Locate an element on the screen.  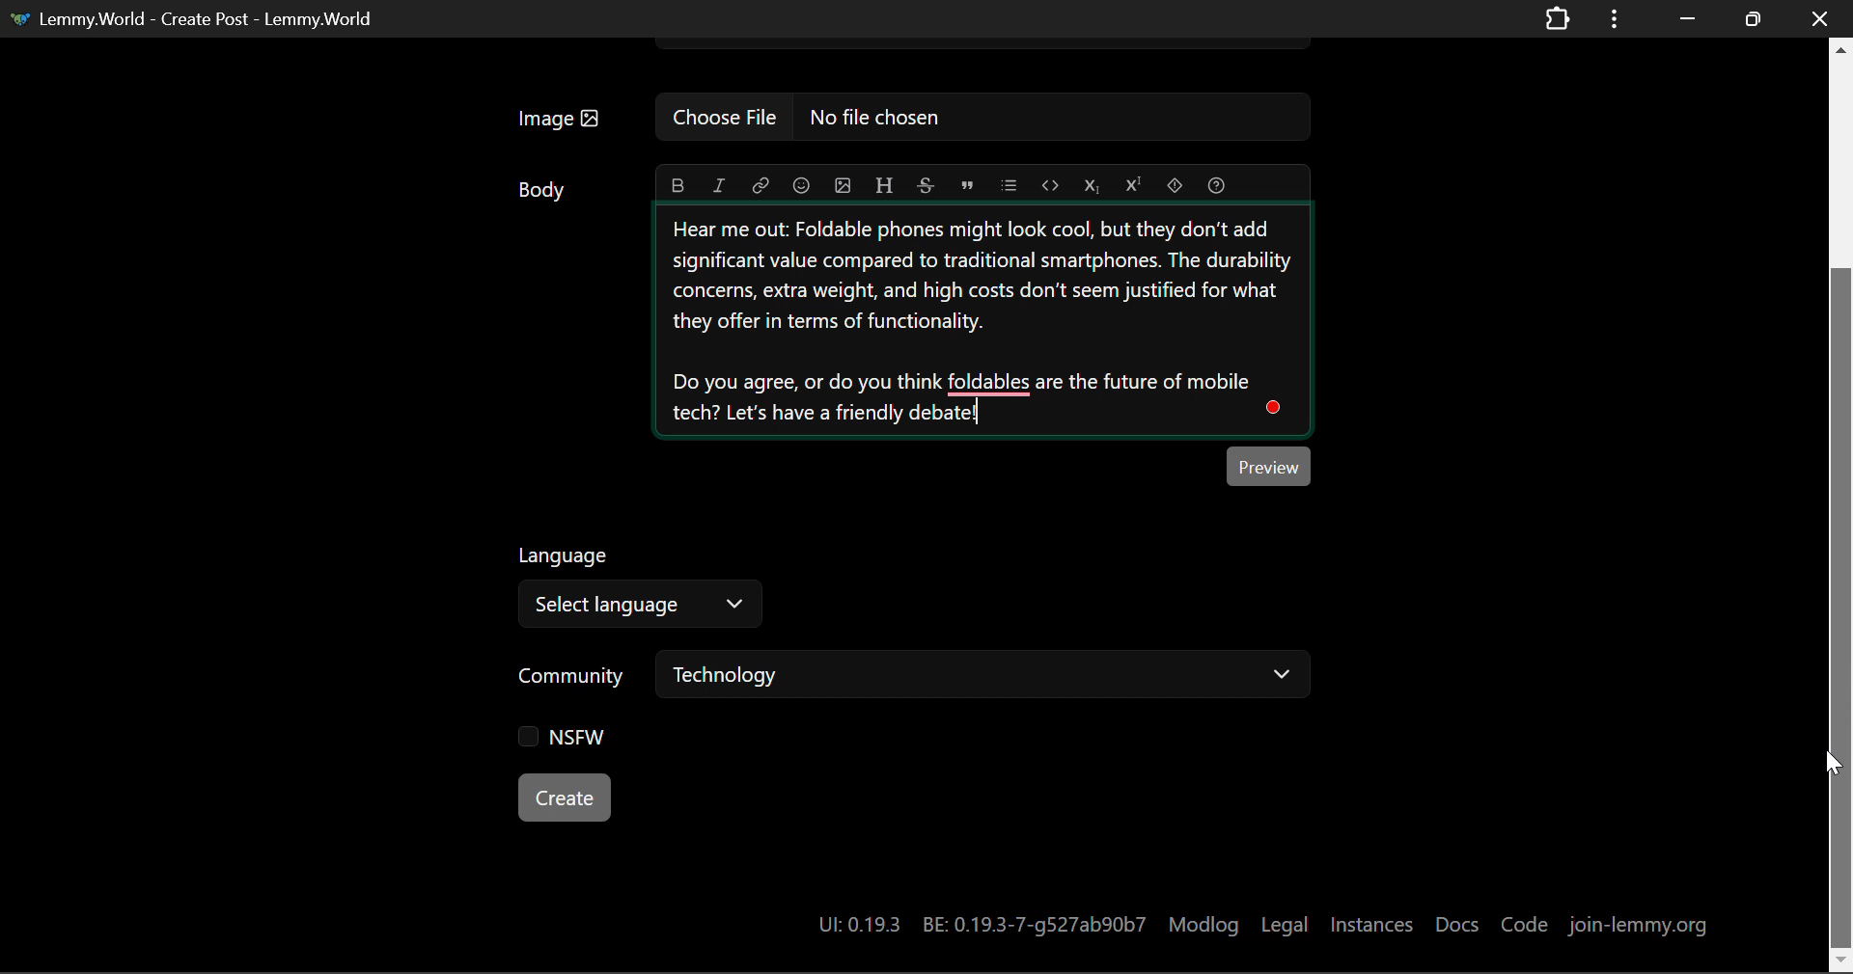
Docs is located at coordinates (1457, 920).